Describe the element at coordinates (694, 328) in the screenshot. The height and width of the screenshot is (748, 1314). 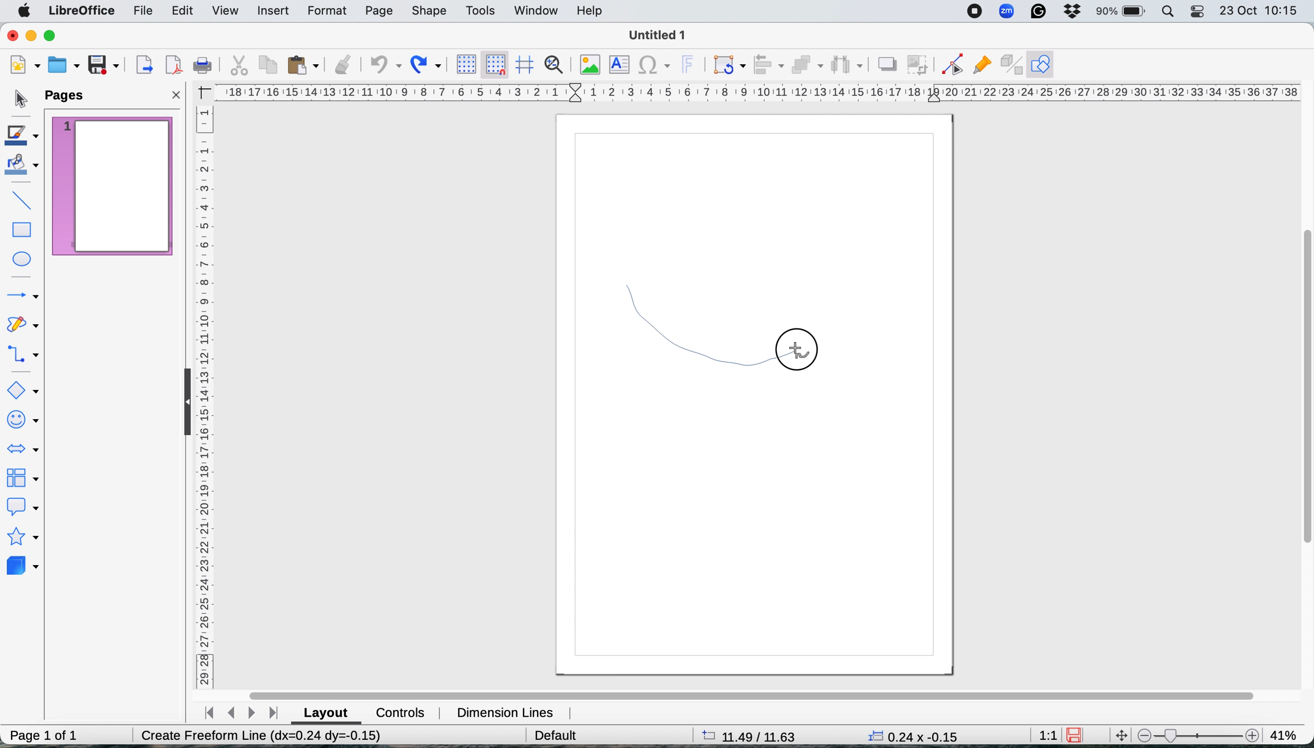
I see `draw freehand shape` at that location.